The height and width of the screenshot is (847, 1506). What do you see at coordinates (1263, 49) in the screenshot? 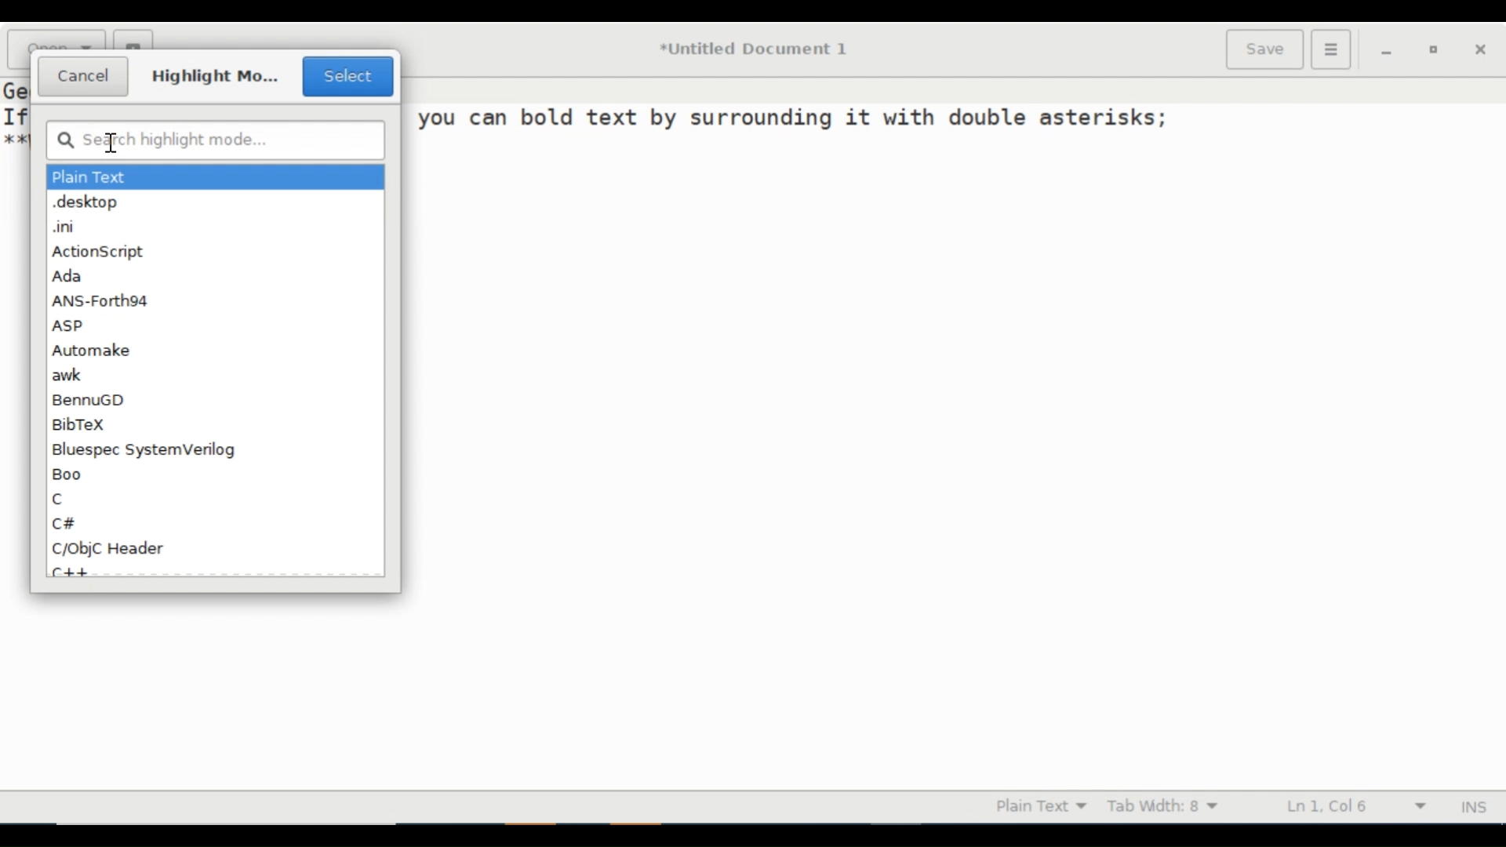
I see `Save` at bounding box center [1263, 49].